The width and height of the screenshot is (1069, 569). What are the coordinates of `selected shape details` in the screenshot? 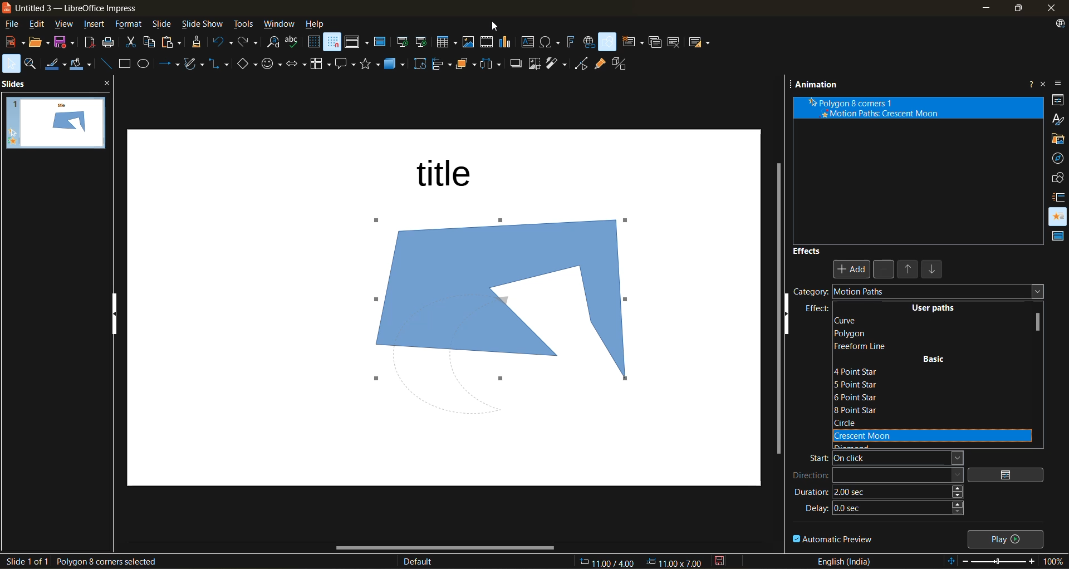 It's located at (106, 562).